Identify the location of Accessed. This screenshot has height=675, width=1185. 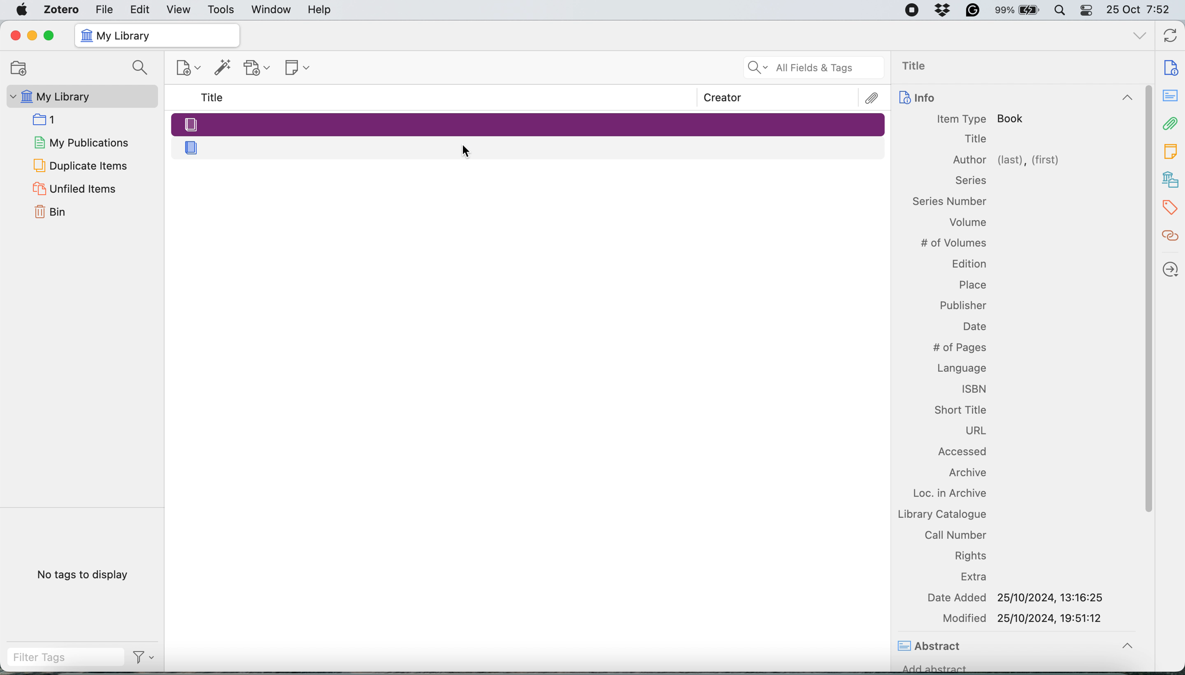
(964, 453).